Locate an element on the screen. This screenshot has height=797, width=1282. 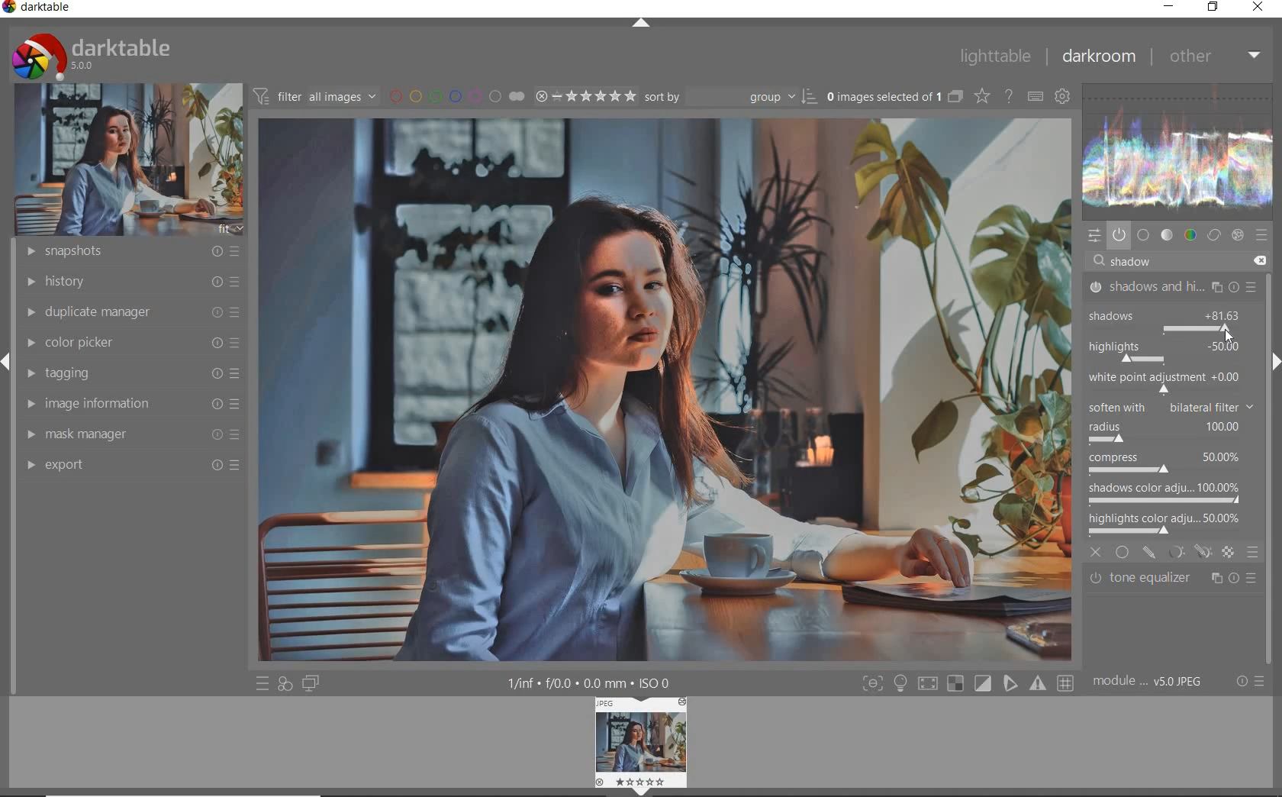
expand/collapse is located at coordinates (1274, 362).